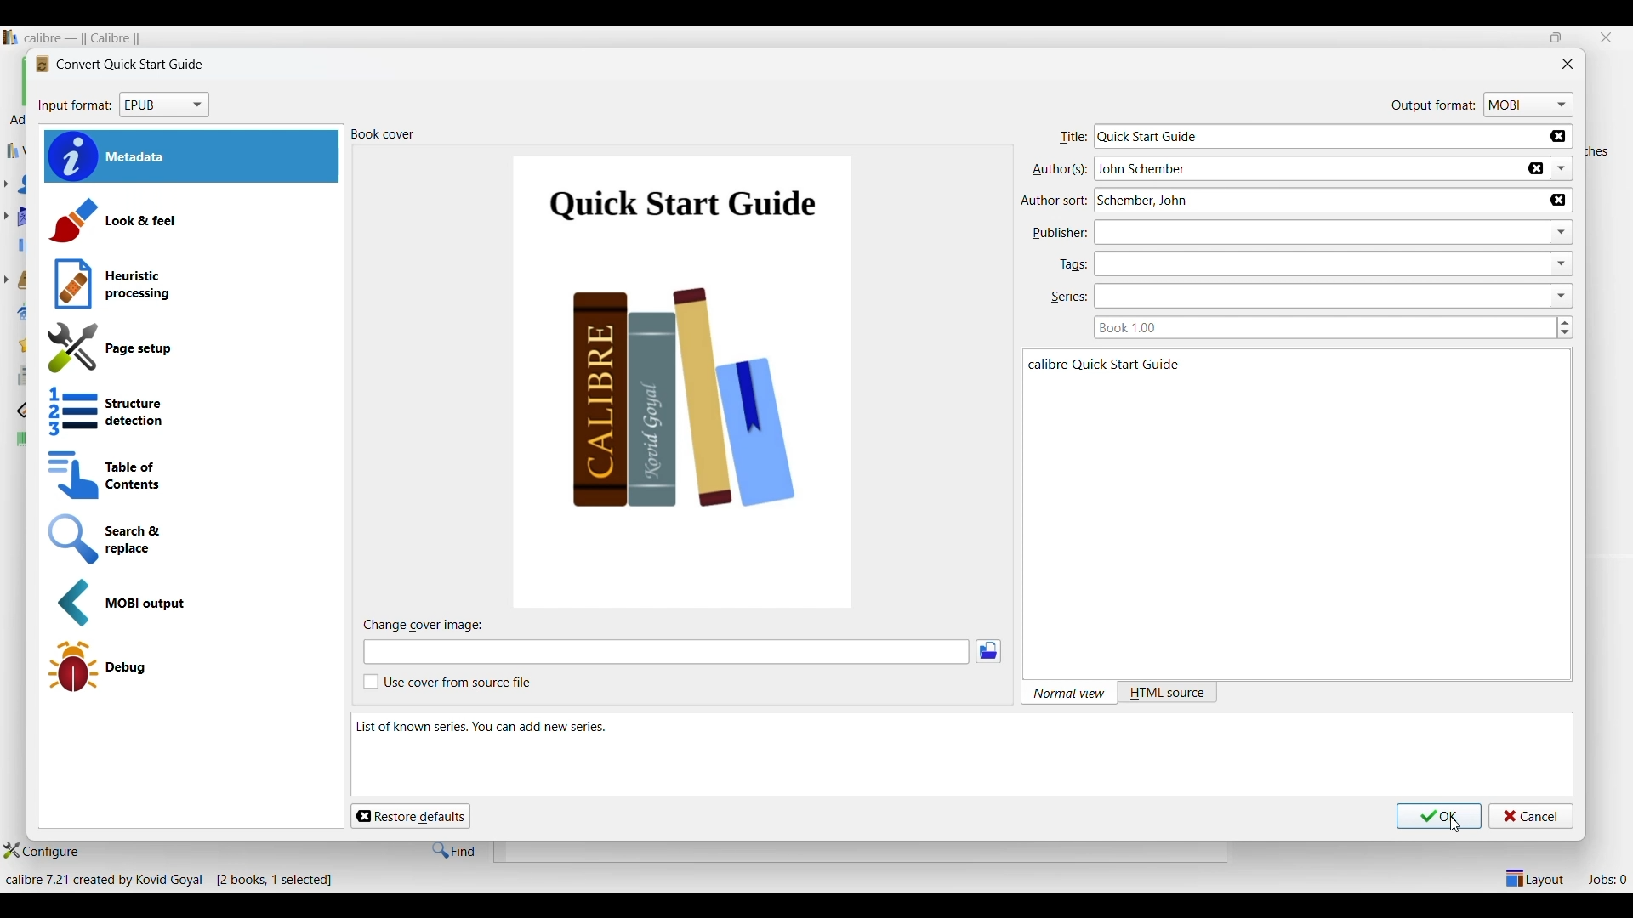 This screenshot has height=918, width=1633. I want to click on Increase/Decrease book series number, so click(1565, 327).